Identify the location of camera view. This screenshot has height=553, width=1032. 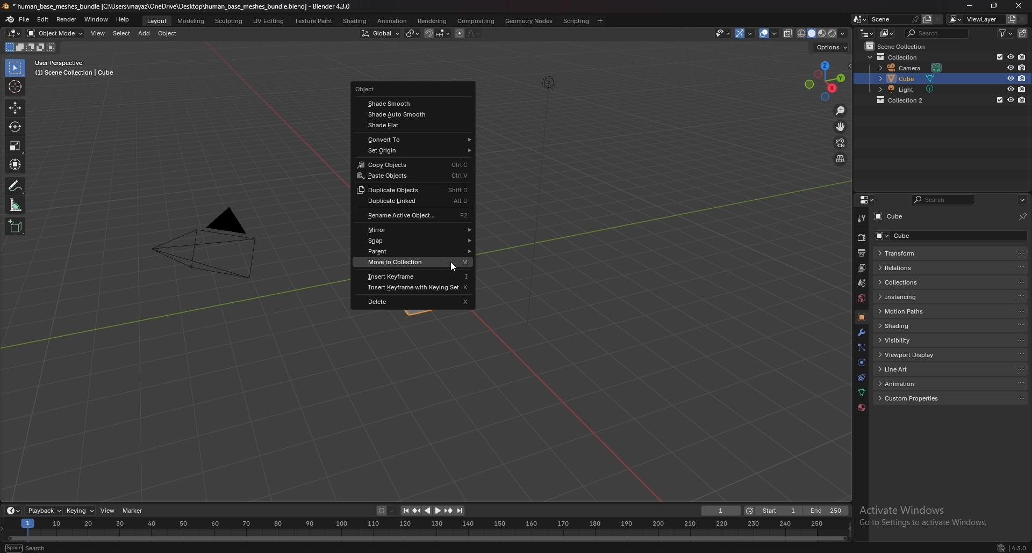
(840, 142).